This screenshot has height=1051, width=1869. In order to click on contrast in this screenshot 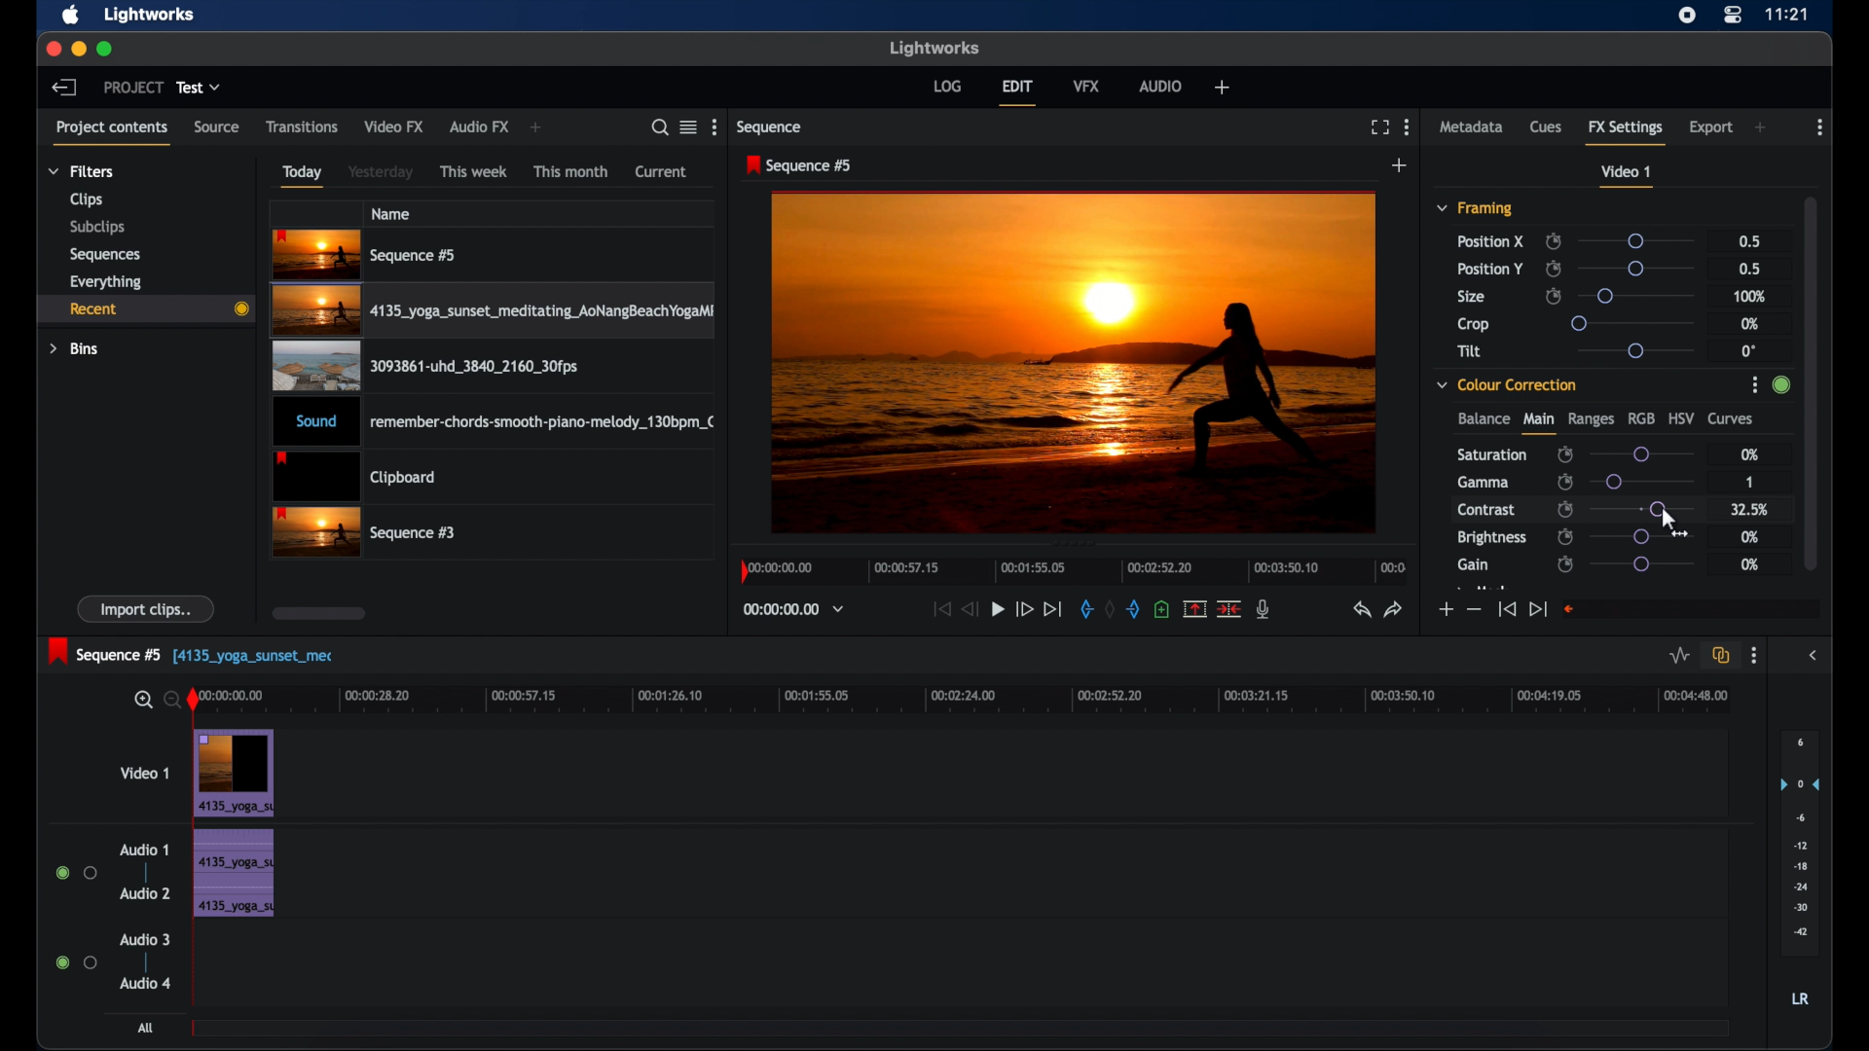, I will do `click(1485, 511)`.